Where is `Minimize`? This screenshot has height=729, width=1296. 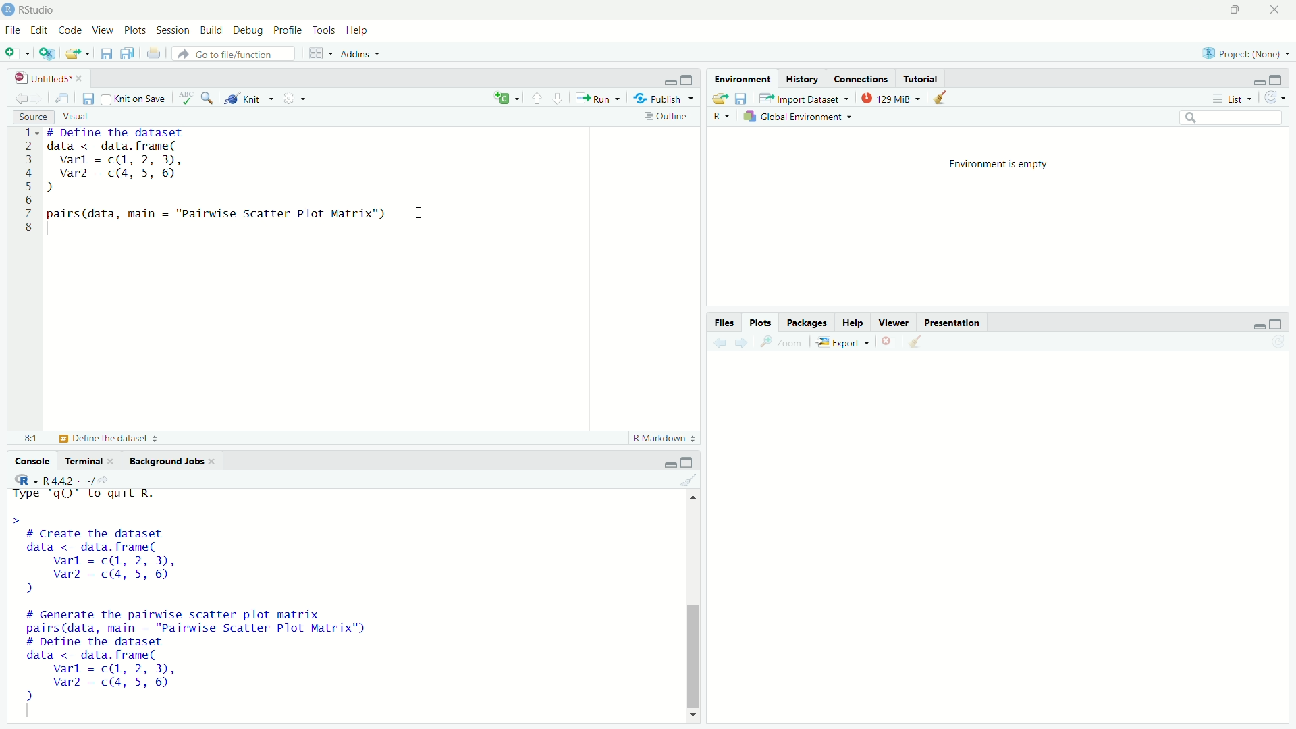
Minimize is located at coordinates (1196, 8).